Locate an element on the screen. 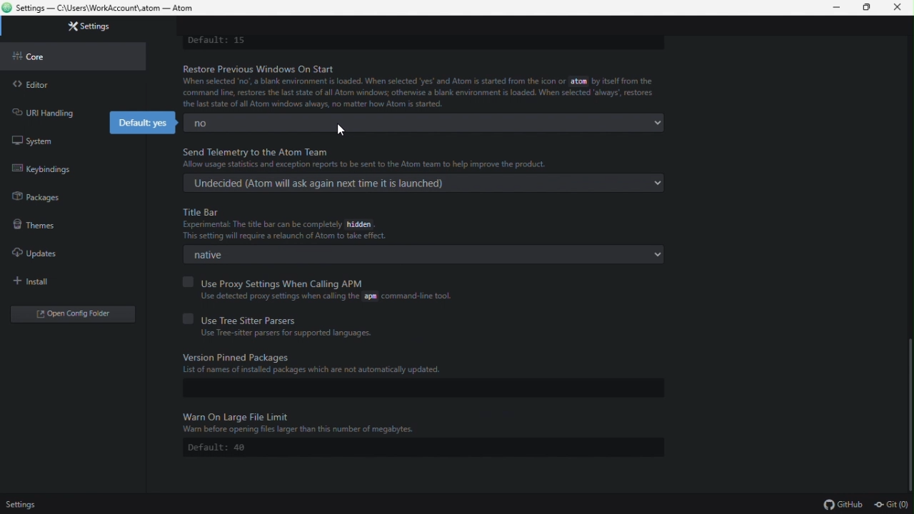 The width and height of the screenshot is (914, 514). Use Proxy Settings When Calling APM is located at coordinates (274, 280).